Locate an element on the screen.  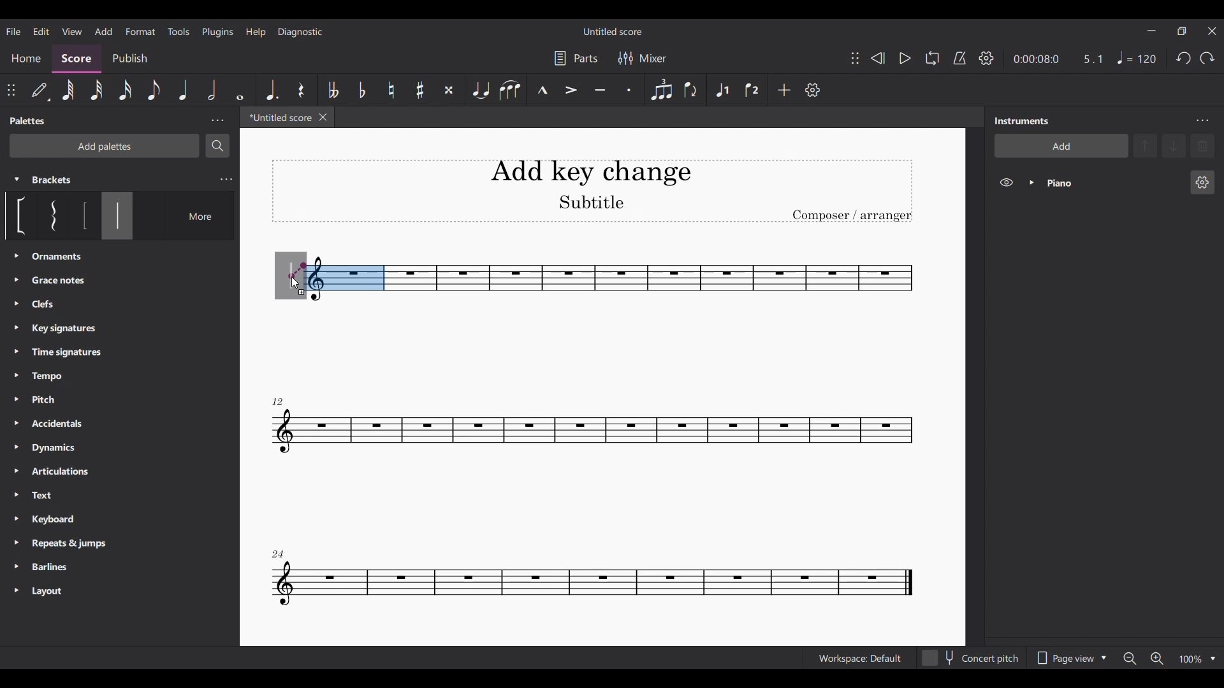
Panel title is located at coordinates (1022, 120).